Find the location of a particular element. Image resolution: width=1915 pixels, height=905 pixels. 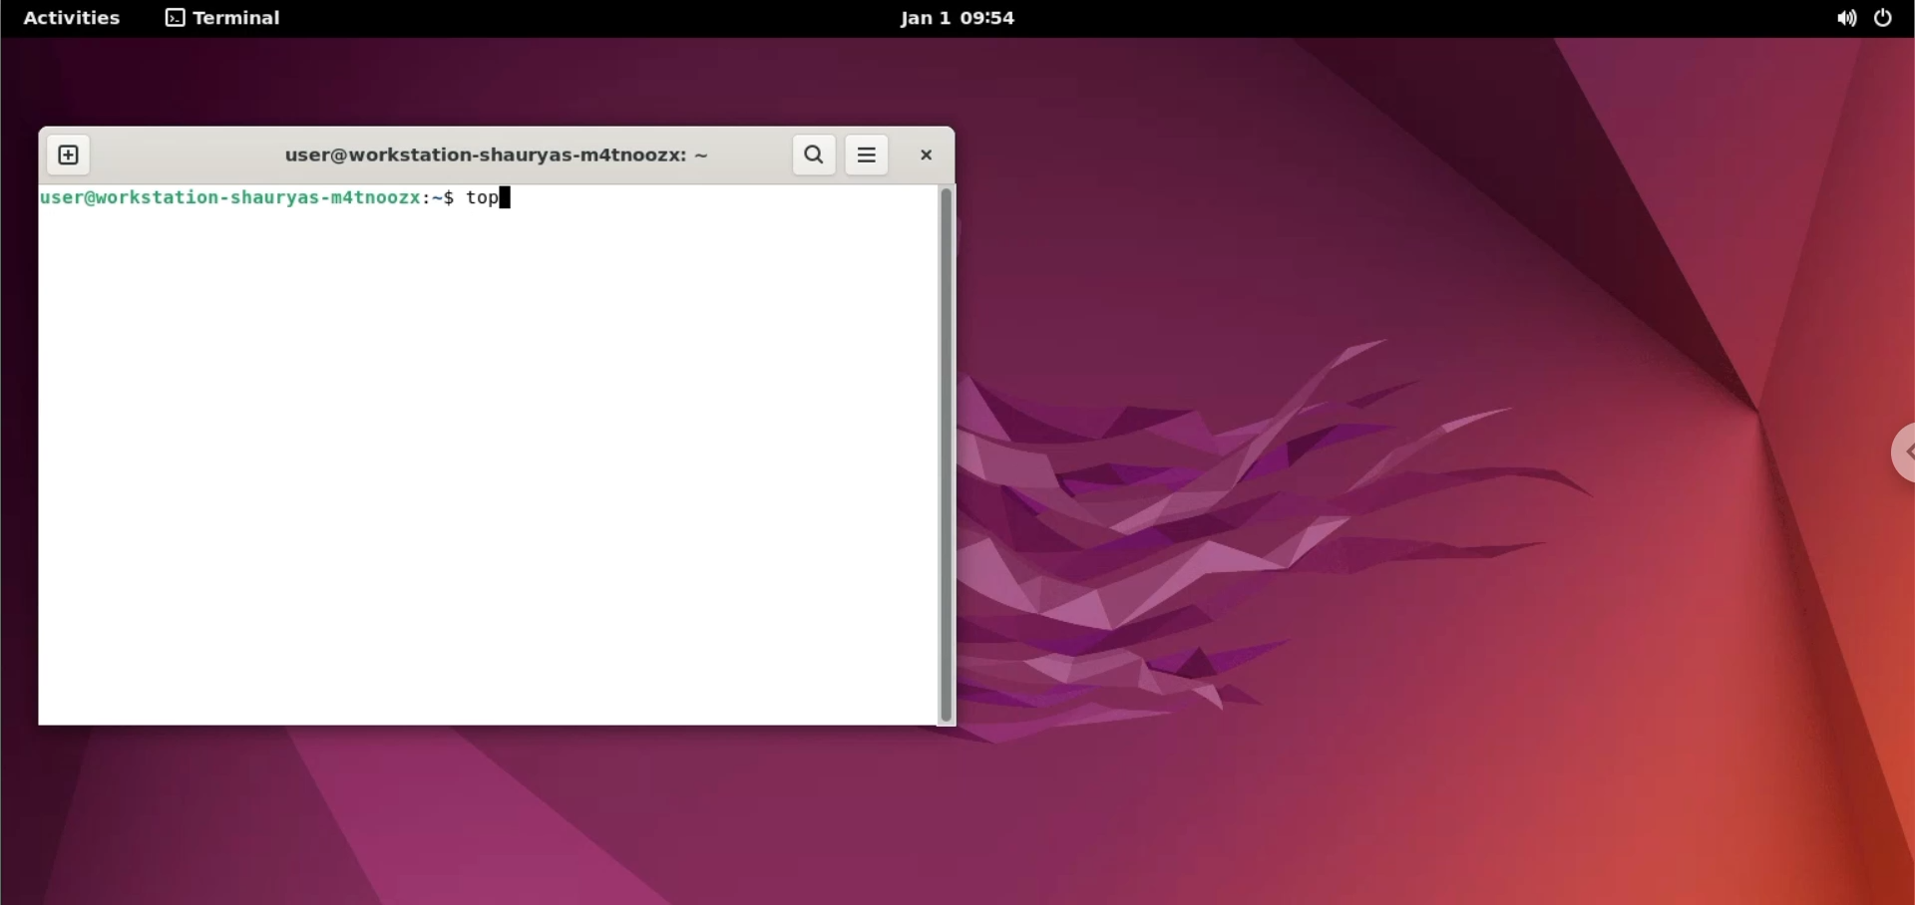

top is located at coordinates (492, 199).